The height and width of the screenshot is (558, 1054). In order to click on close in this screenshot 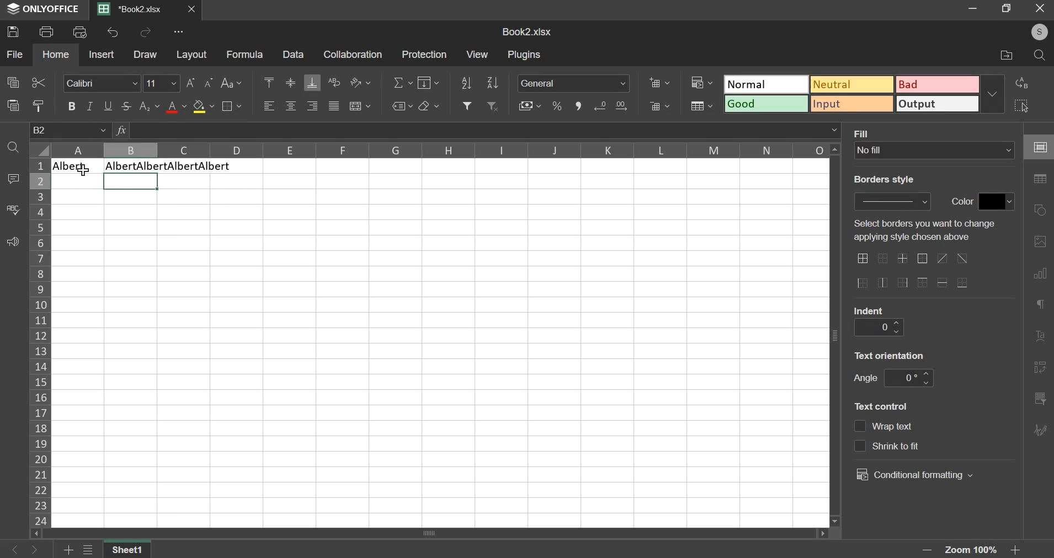, I will do `click(1039, 9)`.